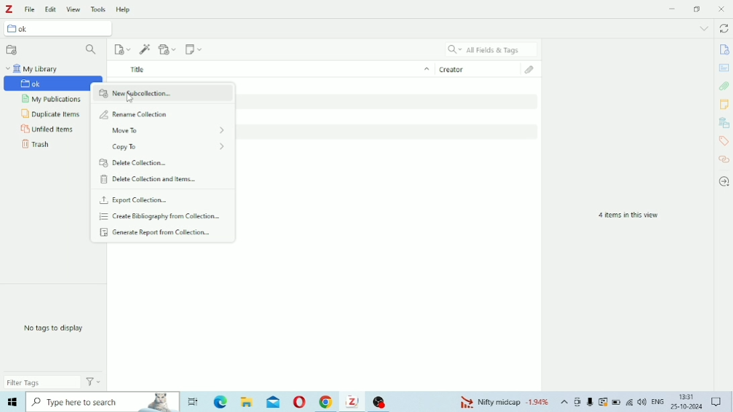  What do you see at coordinates (51, 114) in the screenshot?
I see `Duplicate Items` at bounding box center [51, 114].